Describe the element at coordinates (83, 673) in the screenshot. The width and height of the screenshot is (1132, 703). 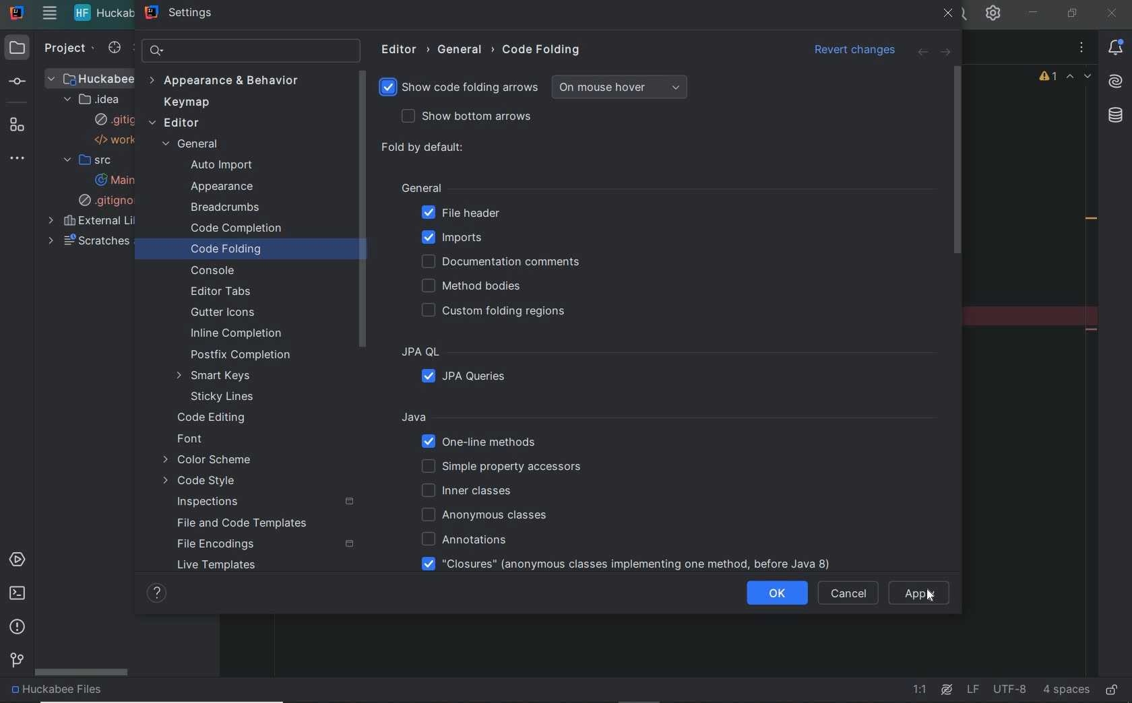
I see `scrollbar` at that location.